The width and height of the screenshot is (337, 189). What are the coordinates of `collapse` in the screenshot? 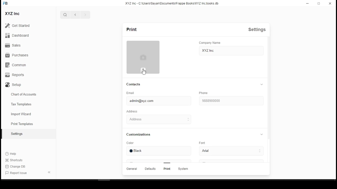 It's located at (262, 84).